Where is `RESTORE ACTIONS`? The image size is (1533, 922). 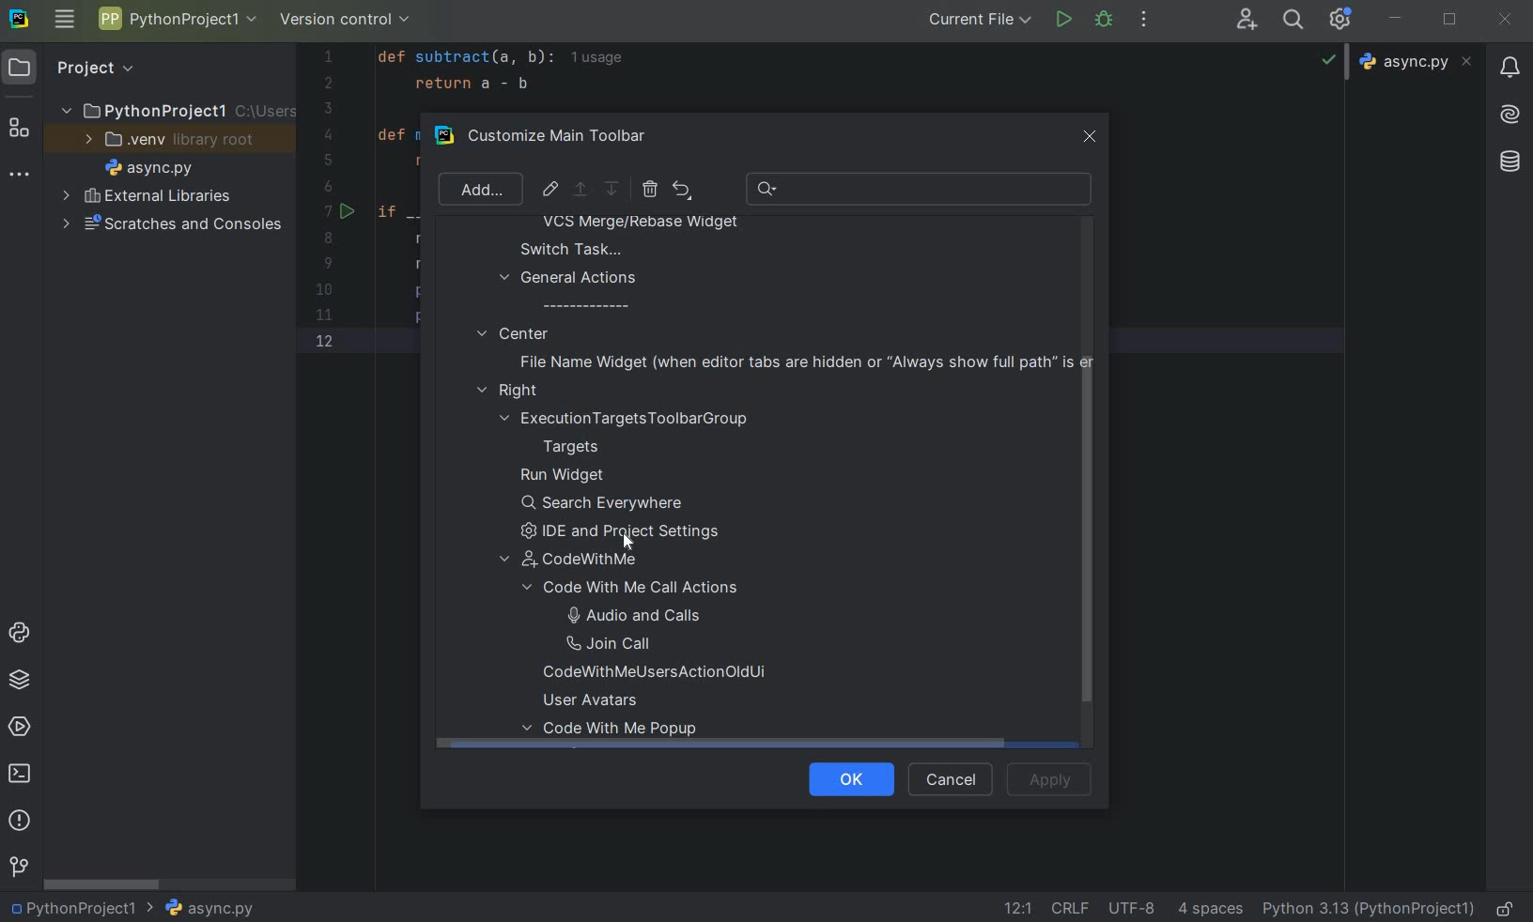 RESTORE ACTIONS is located at coordinates (682, 190).